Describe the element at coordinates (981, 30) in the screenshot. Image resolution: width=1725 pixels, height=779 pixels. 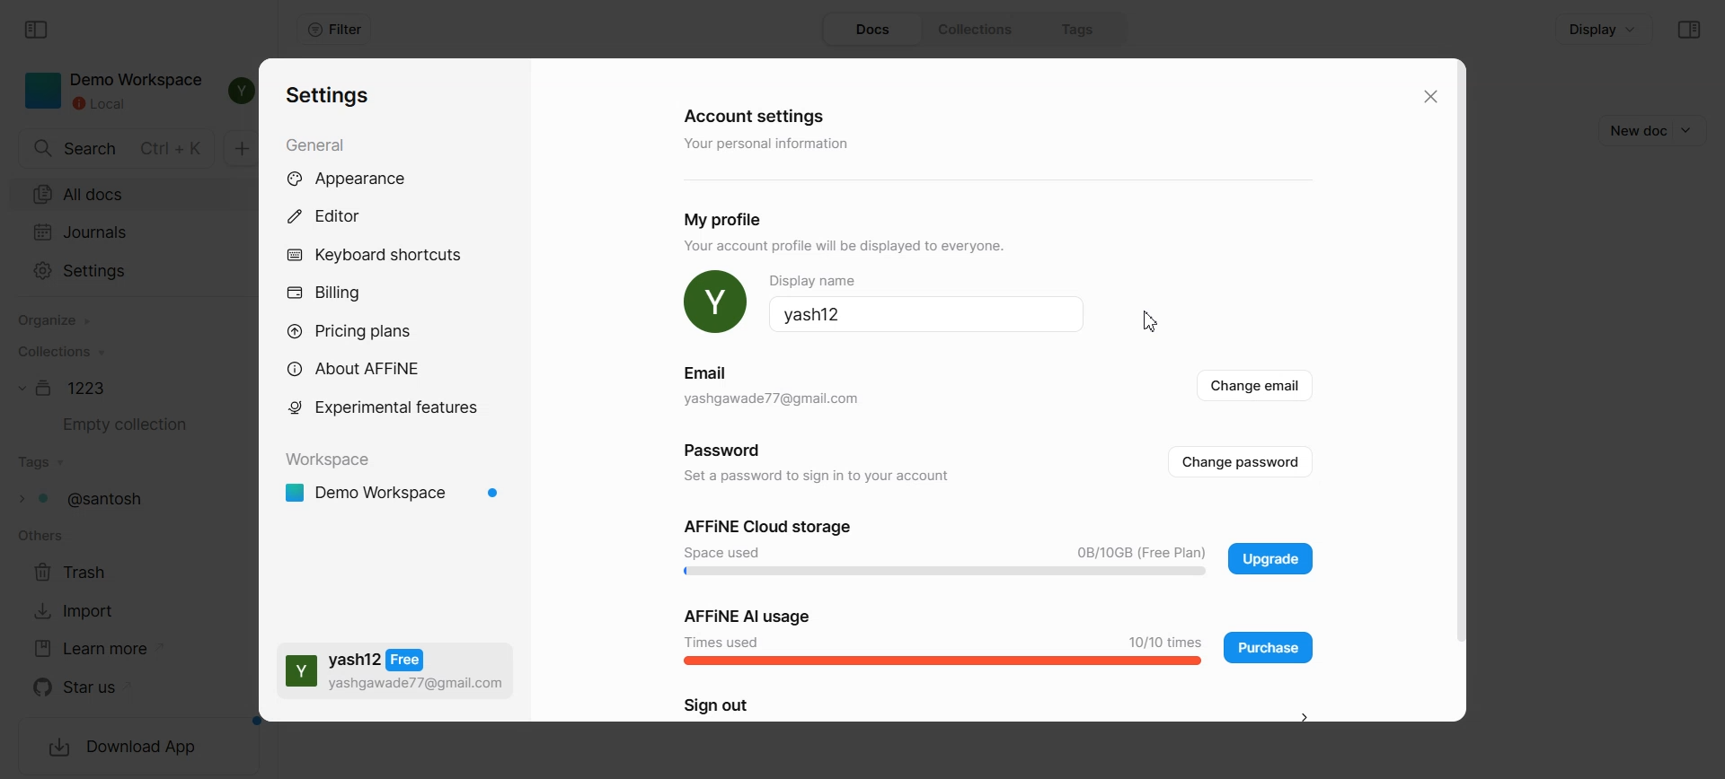
I see `Collections` at that location.